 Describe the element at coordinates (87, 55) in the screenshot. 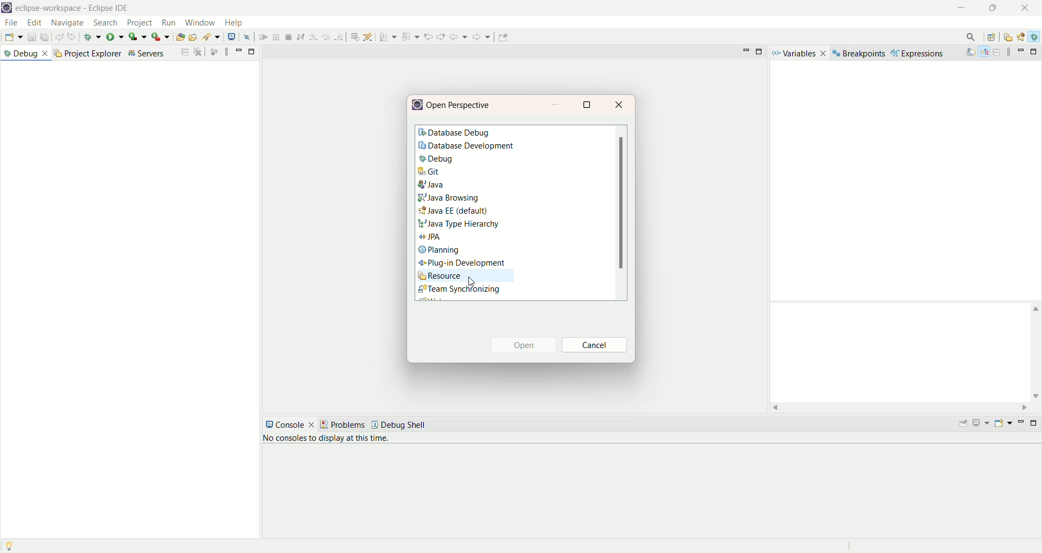

I see `project explorer` at that location.